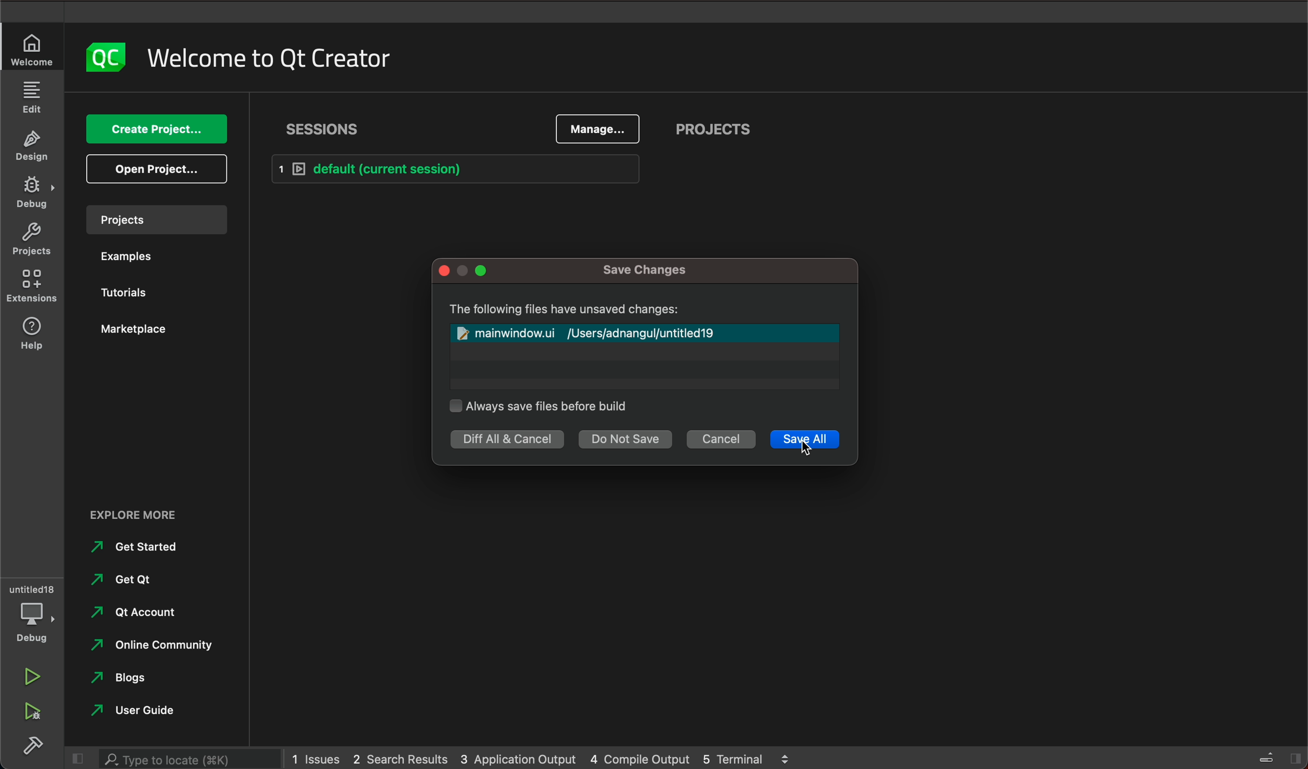 The height and width of the screenshot is (769, 1308). I want to click on sessions, so click(329, 129).